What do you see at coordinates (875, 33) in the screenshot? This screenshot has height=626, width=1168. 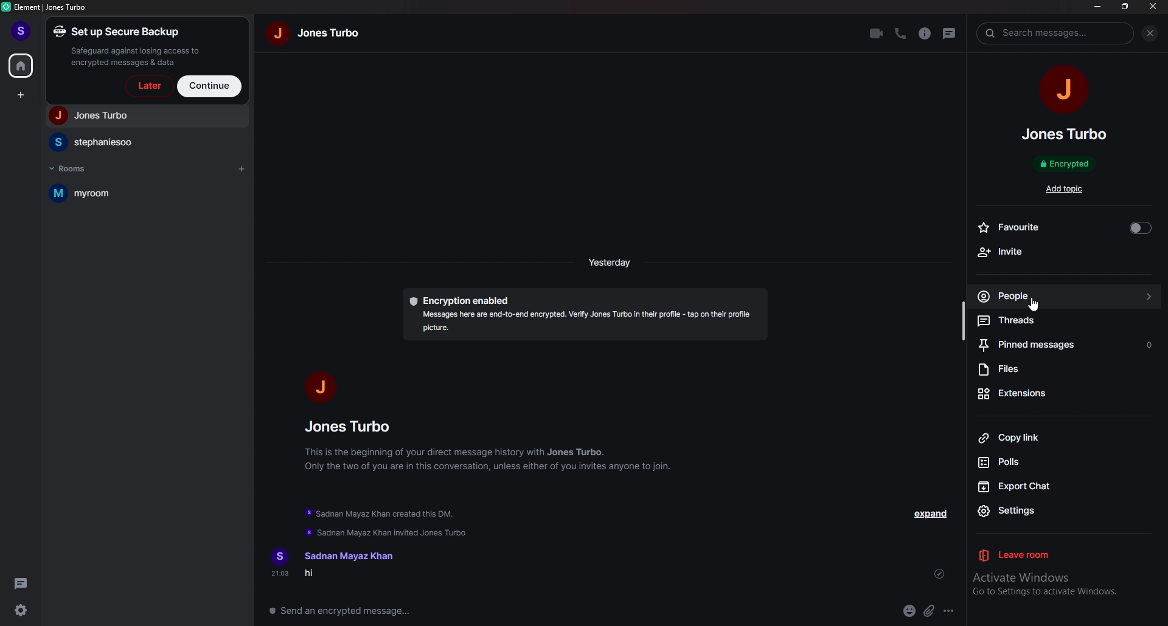 I see `video call` at bounding box center [875, 33].